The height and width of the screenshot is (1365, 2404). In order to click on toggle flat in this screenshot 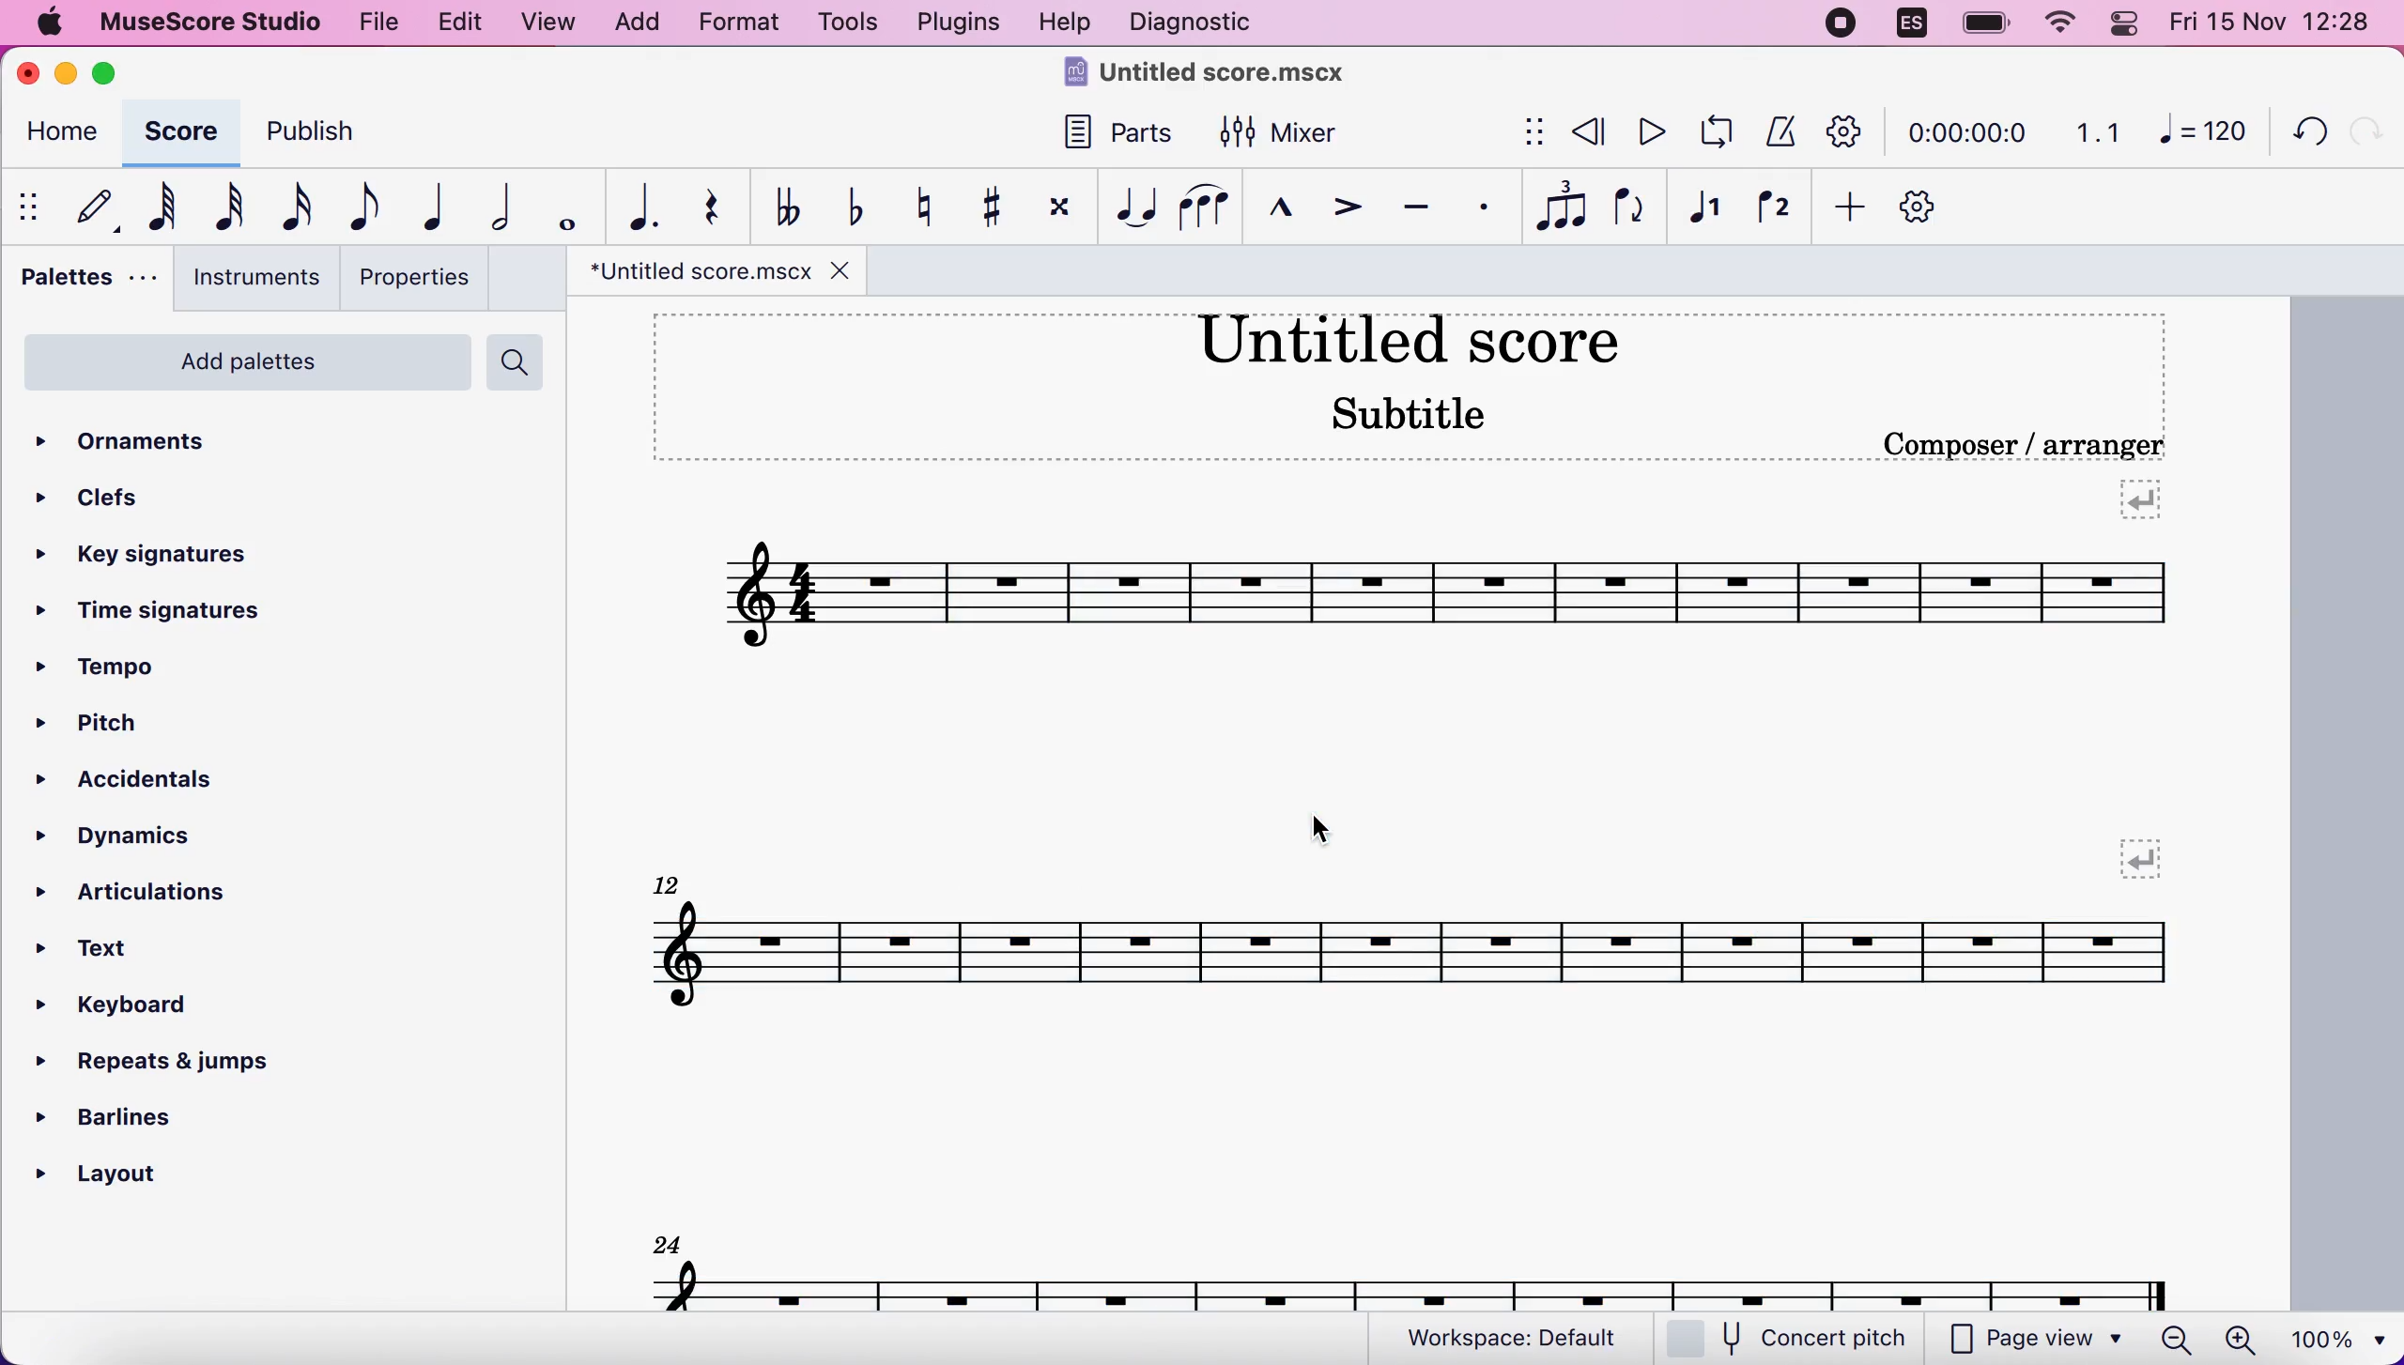, I will do `click(851, 207)`.